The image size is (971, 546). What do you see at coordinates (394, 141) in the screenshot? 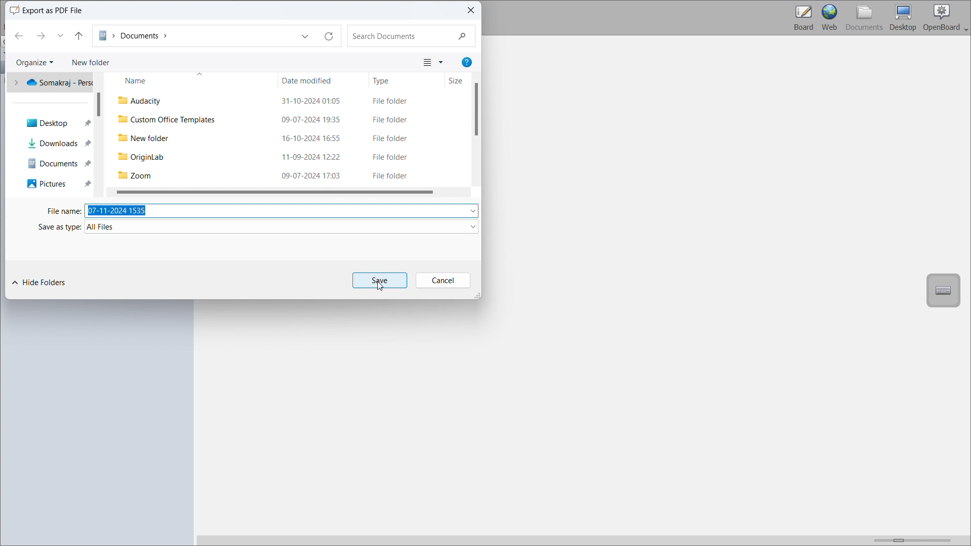
I see `File folder` at bounding box center [394, 141].